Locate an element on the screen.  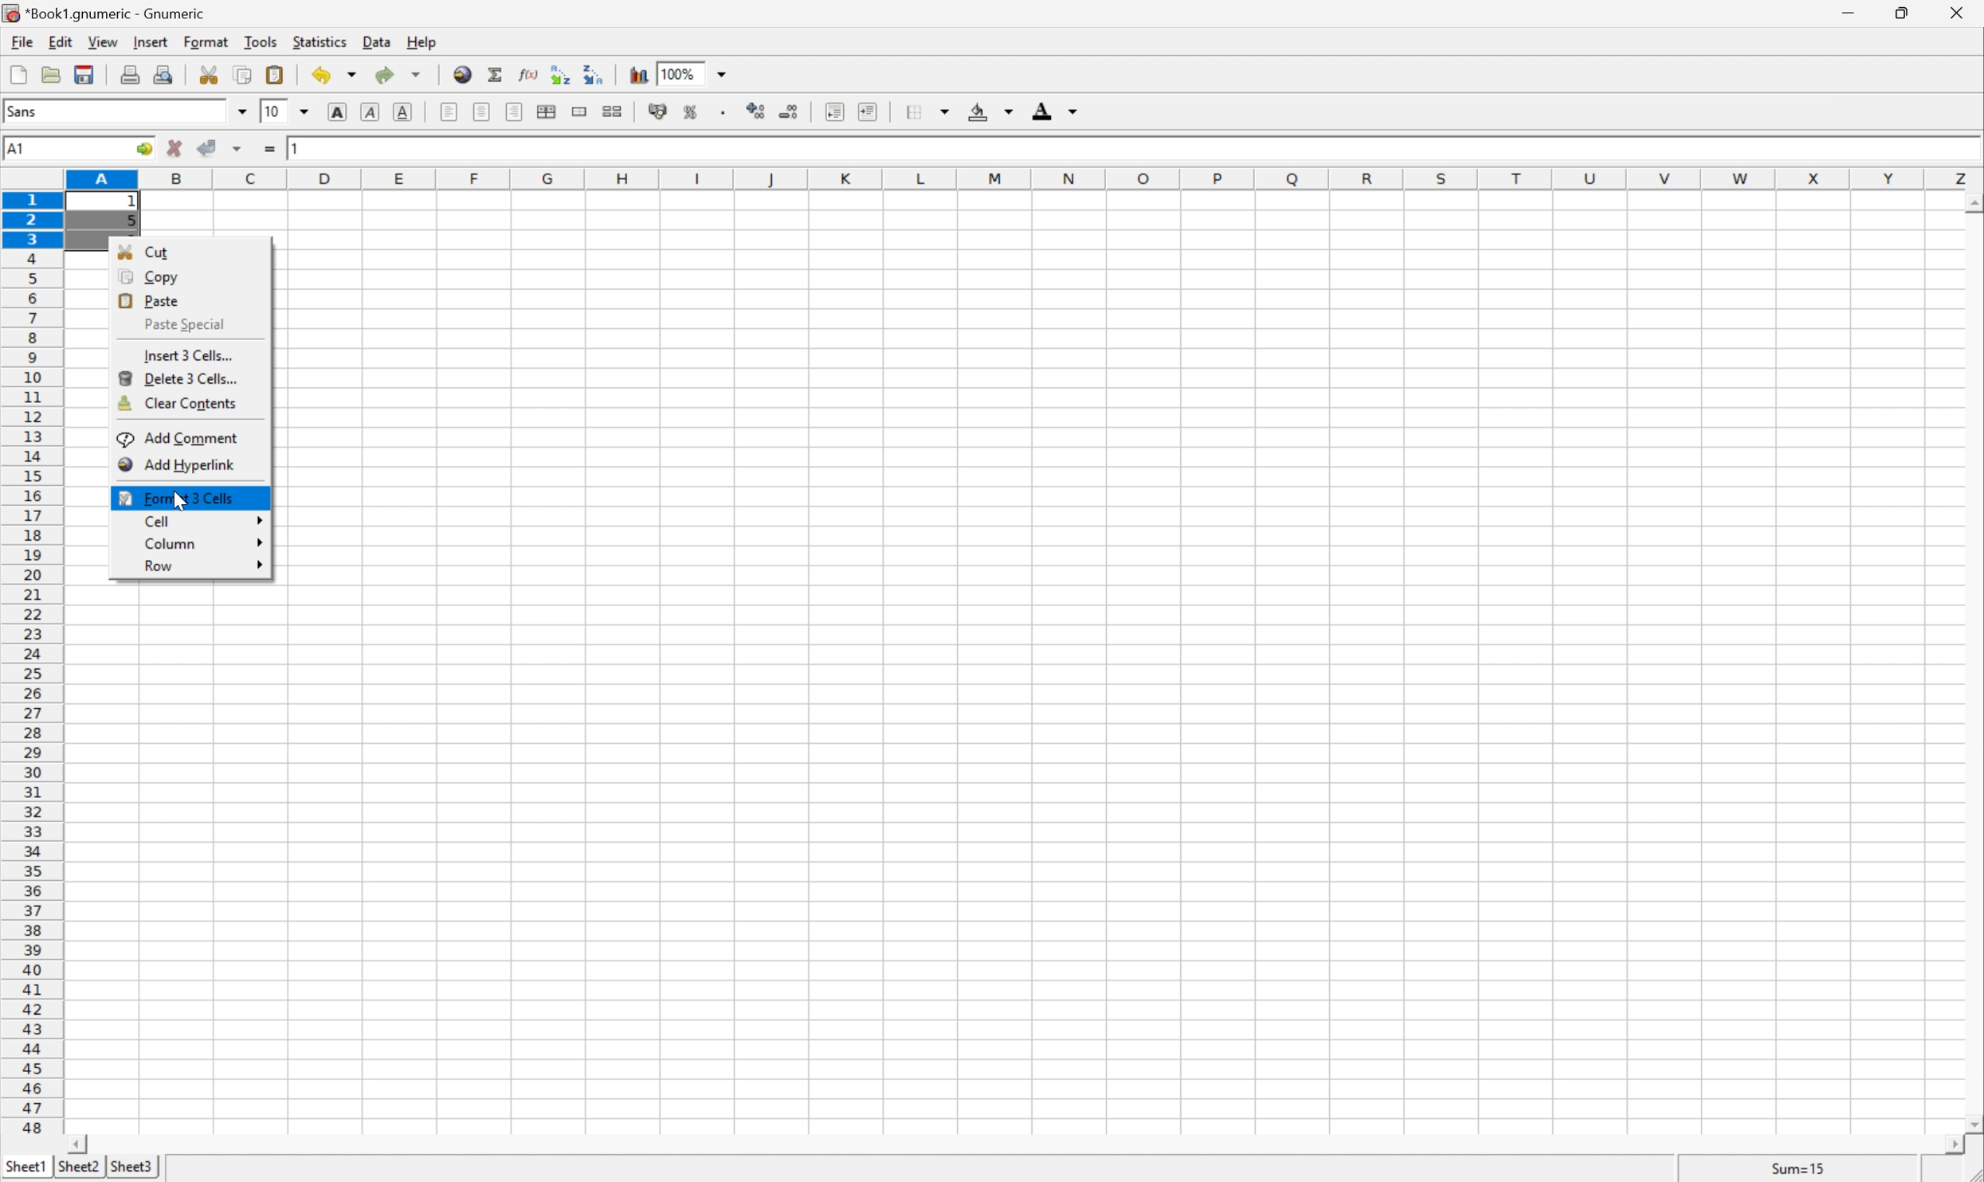
statistics is located at coordinates (318, 41).